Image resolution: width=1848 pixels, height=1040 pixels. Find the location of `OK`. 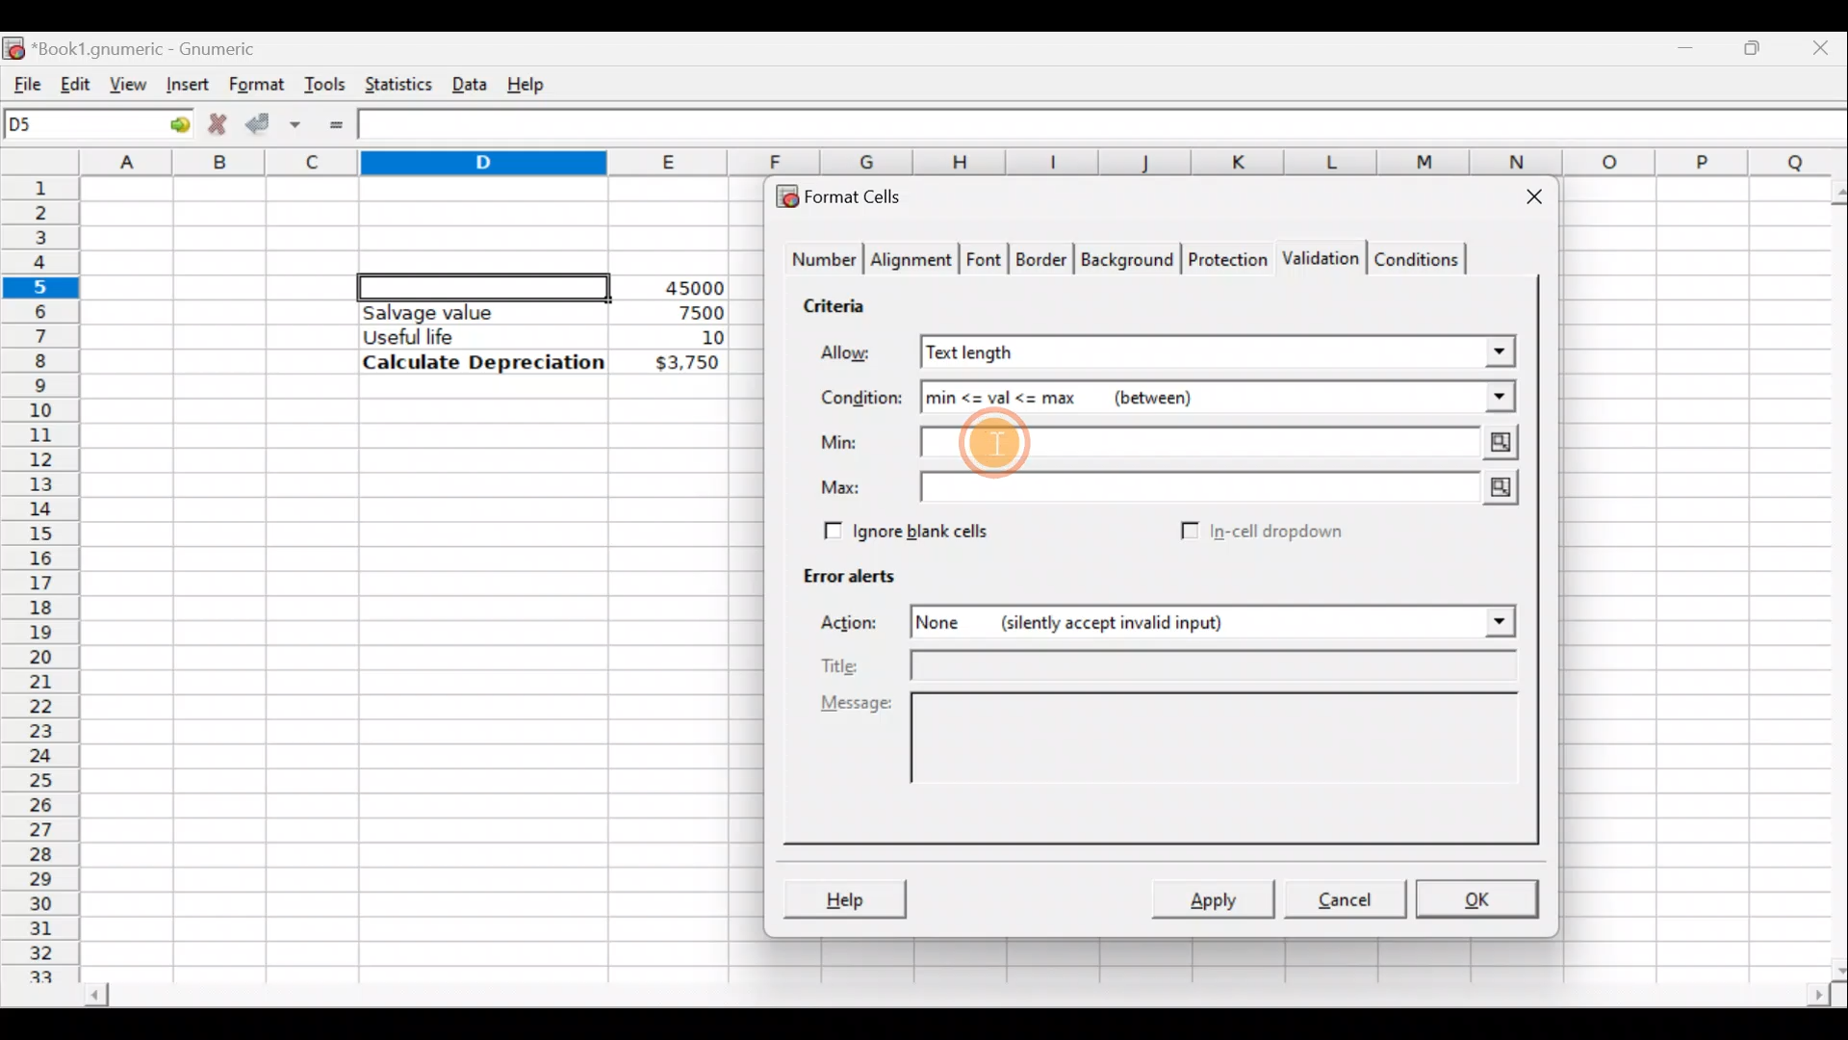

OK is located at coordinates (1479, 898).